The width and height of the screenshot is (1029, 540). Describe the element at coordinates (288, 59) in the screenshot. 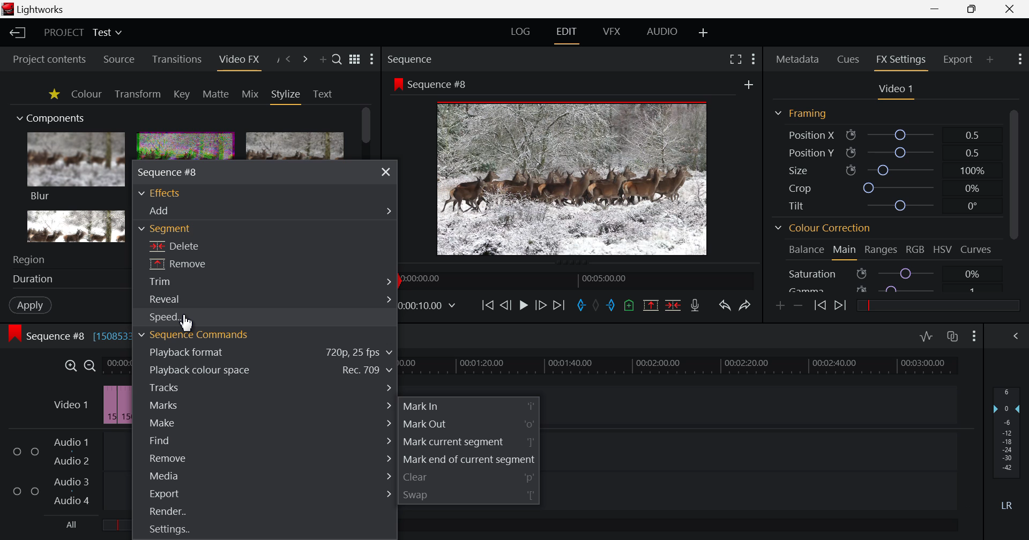

I see `Previous Panel` at that location.